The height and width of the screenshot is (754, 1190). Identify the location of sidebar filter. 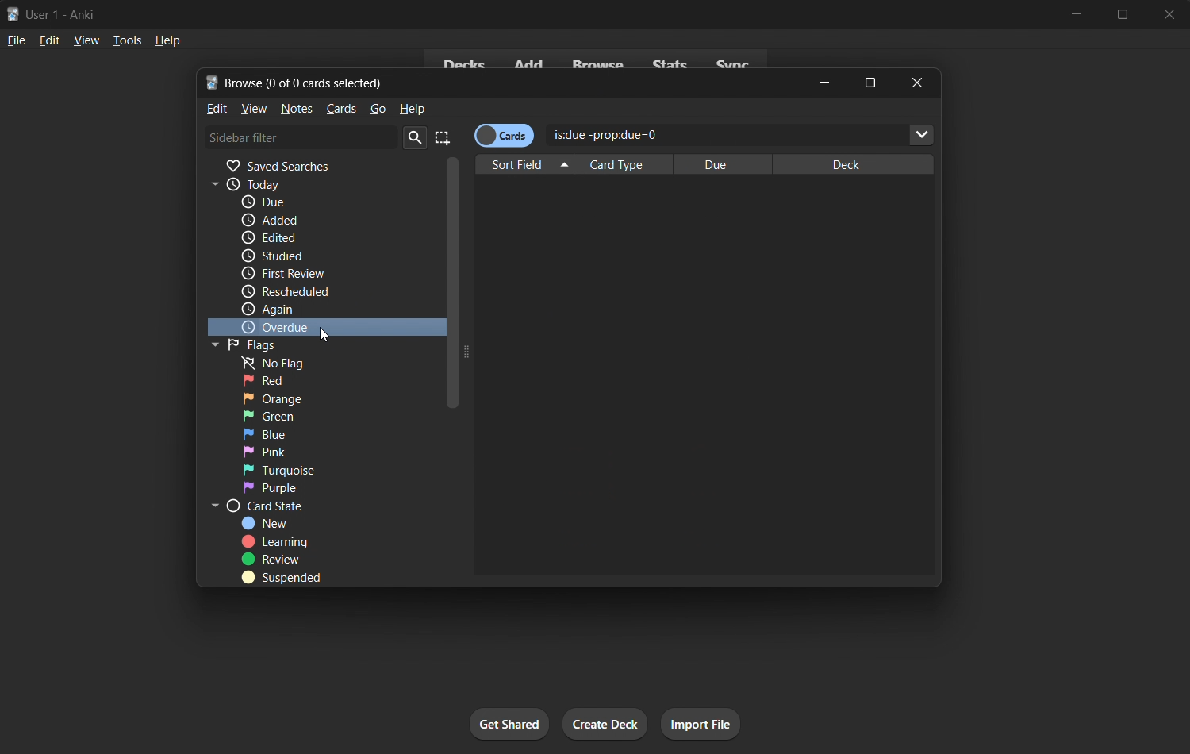
(300, 139).